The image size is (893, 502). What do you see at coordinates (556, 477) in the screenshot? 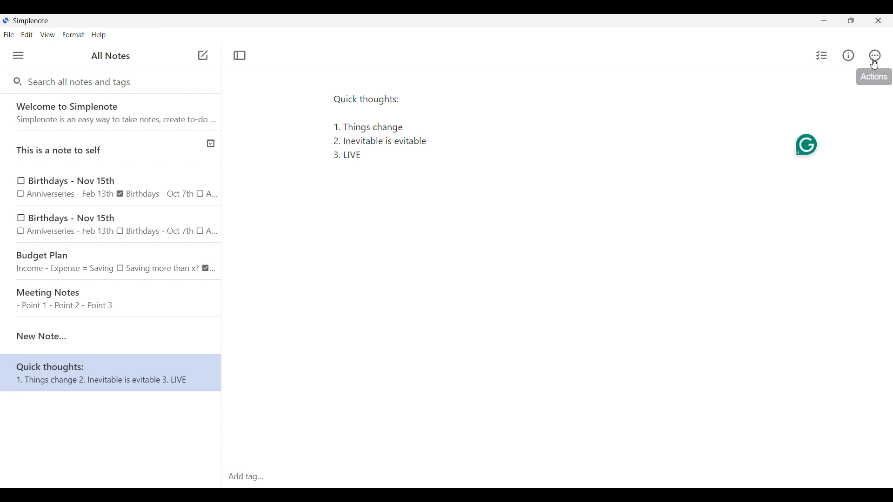
I see `Click to type in tags` at bounding box center [556, 477].